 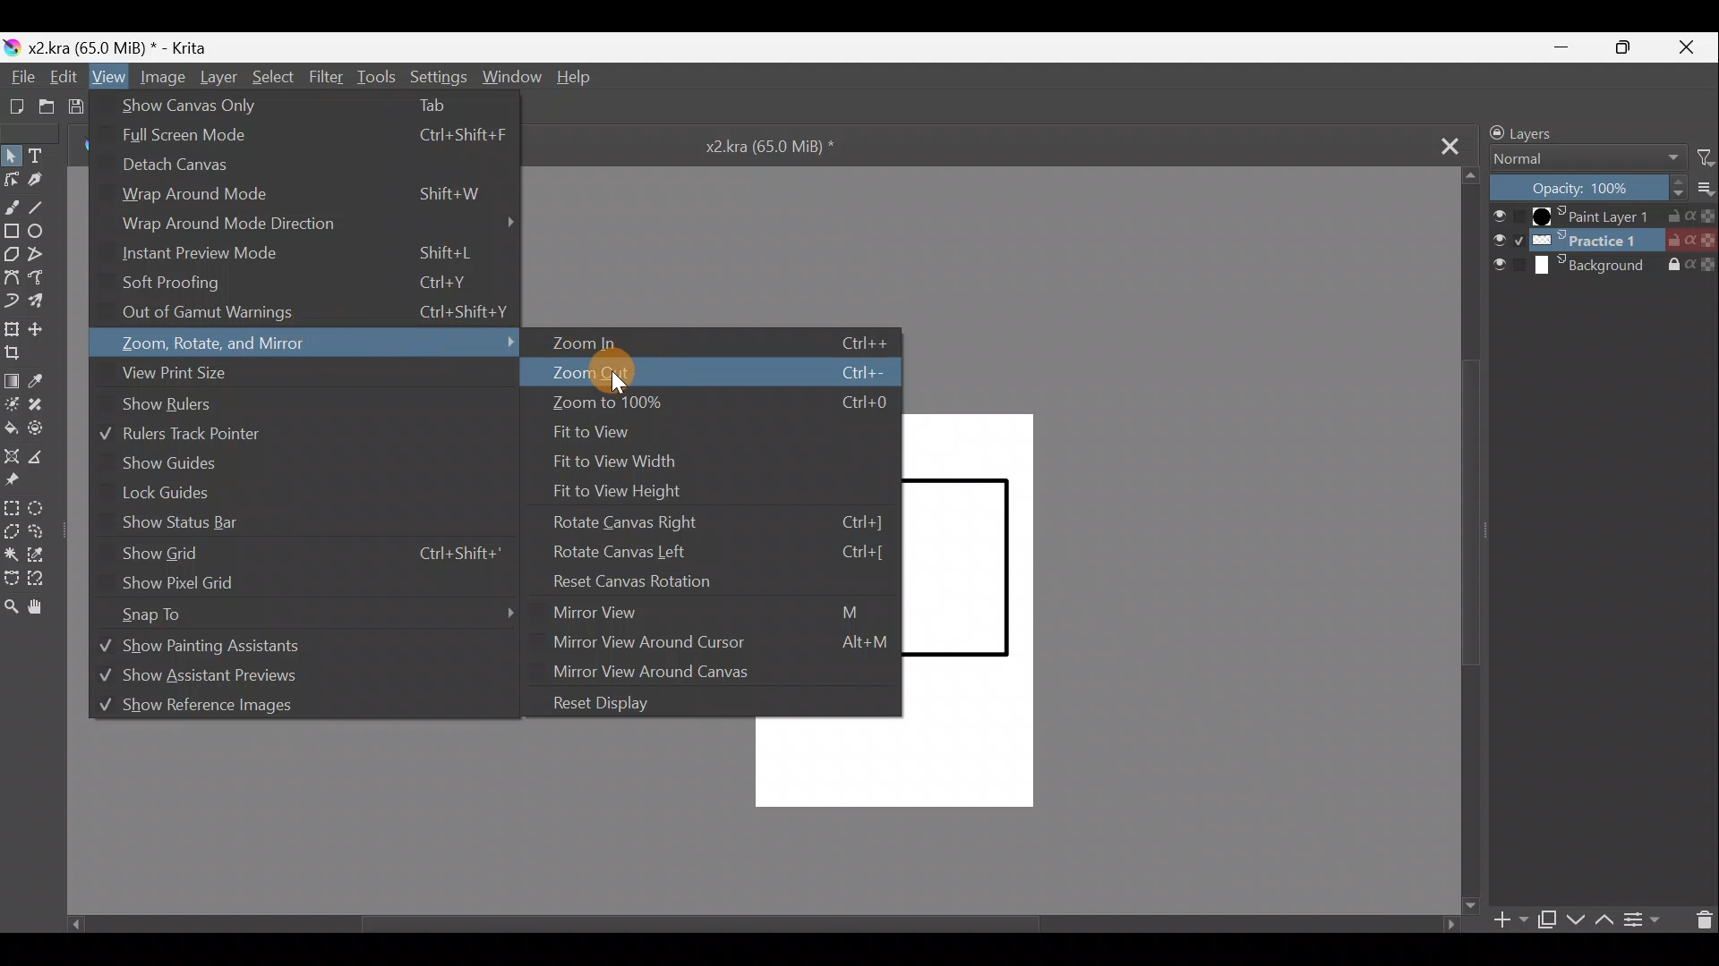 What do you see at coordinates (708, 370) in the screenshot?
I see `Click zoom out` at bounding box center [708, 370].